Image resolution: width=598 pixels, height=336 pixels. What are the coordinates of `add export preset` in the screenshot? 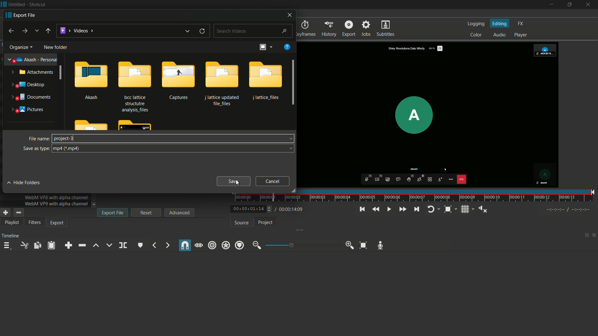 It's located at (6, 213).